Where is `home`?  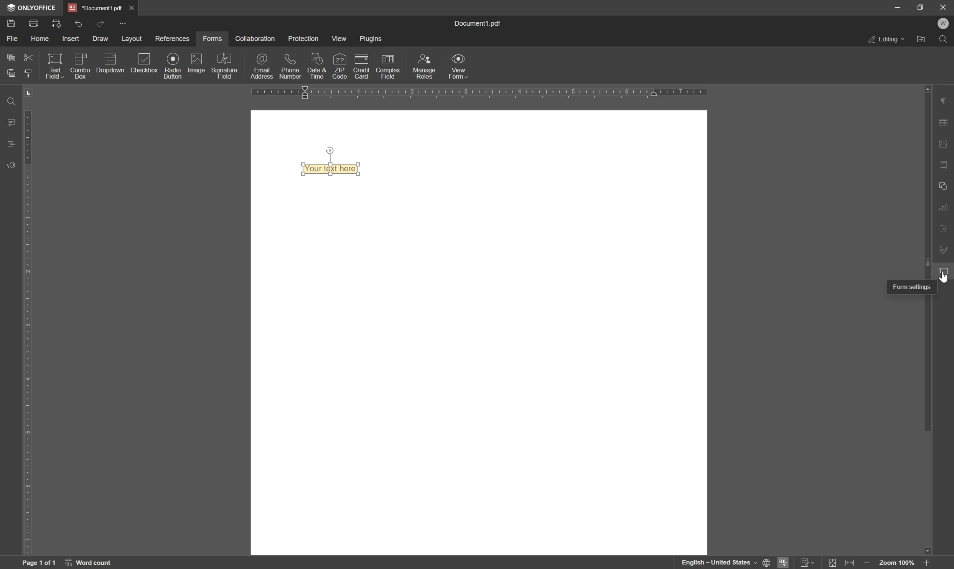
home is located at coordinates (41, 40).